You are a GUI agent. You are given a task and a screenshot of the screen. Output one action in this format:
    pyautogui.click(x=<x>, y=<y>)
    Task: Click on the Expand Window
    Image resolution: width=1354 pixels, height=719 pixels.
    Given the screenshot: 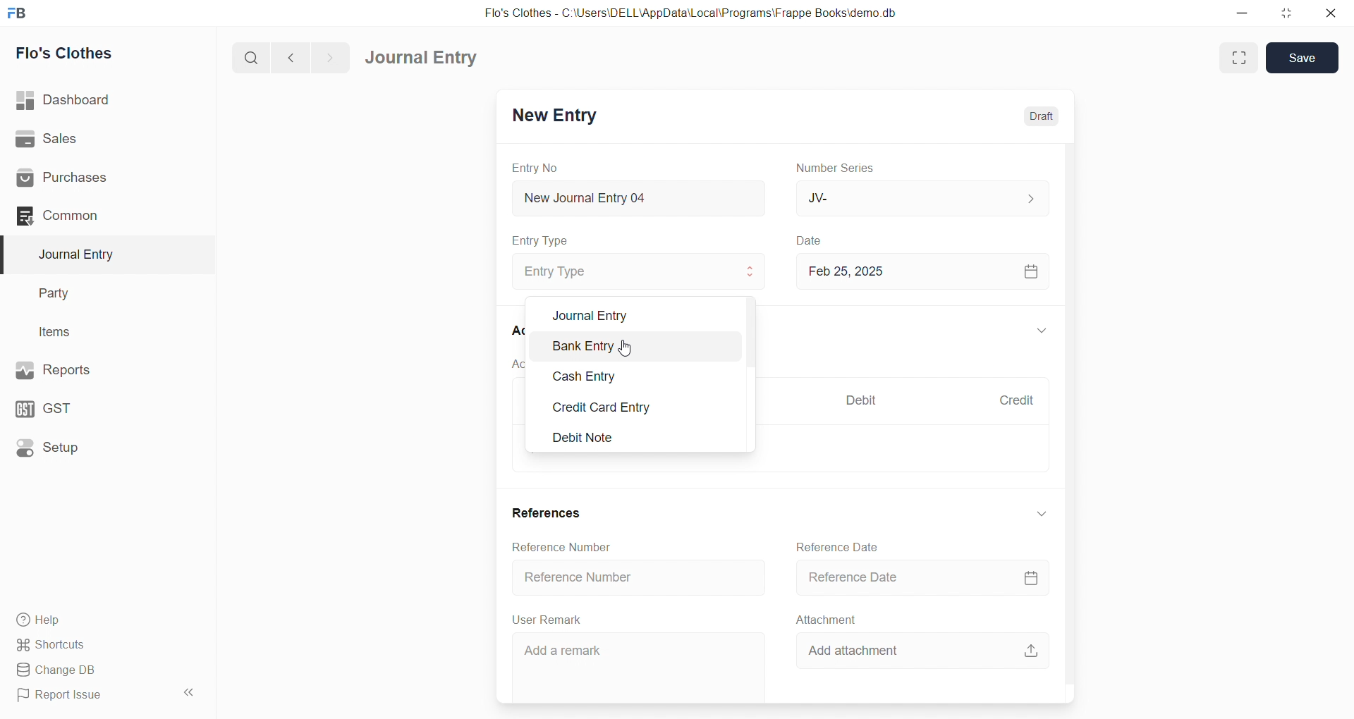 What is the action you would take?
    pyautogui.click(x=1237, y=58)
    